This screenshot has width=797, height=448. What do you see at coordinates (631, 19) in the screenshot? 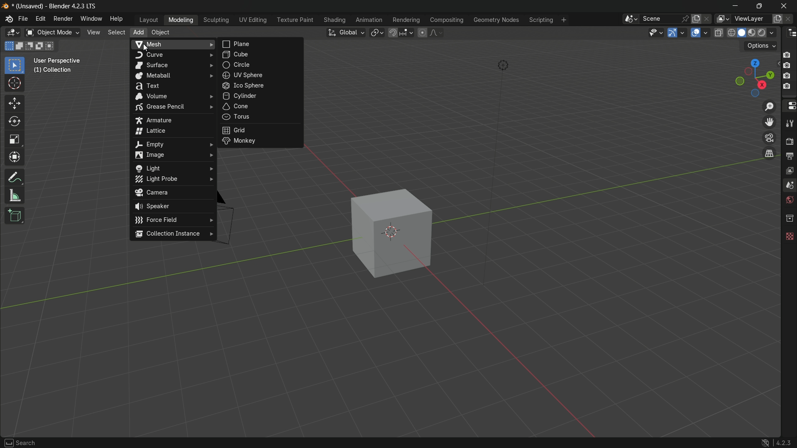
I see `browse scenes` at bounding box center [631, 19].